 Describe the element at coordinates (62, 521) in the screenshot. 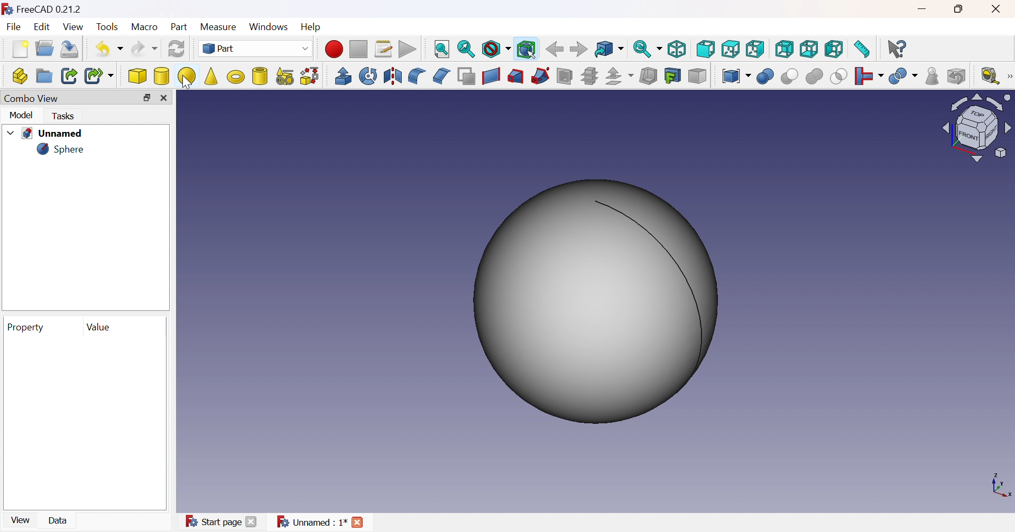

I see `Data` at that location.